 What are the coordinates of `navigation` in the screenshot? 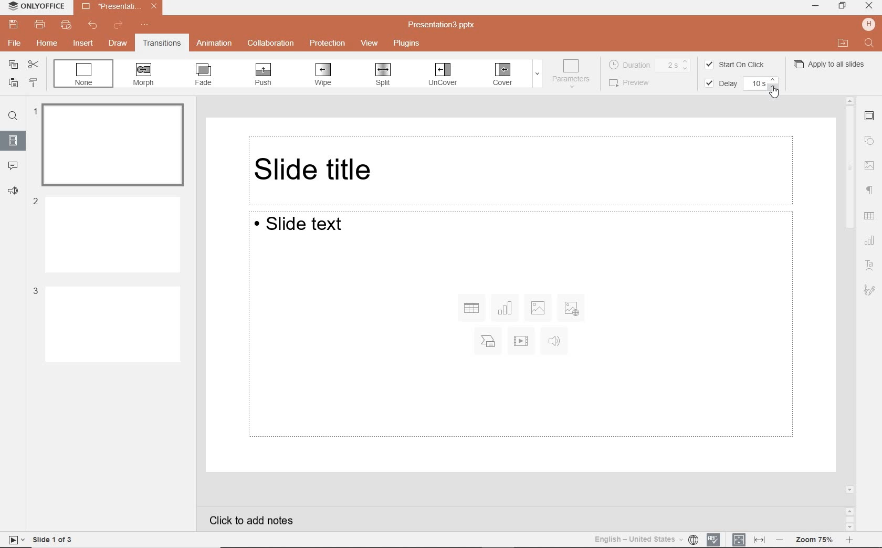 It's located at (869, 166).